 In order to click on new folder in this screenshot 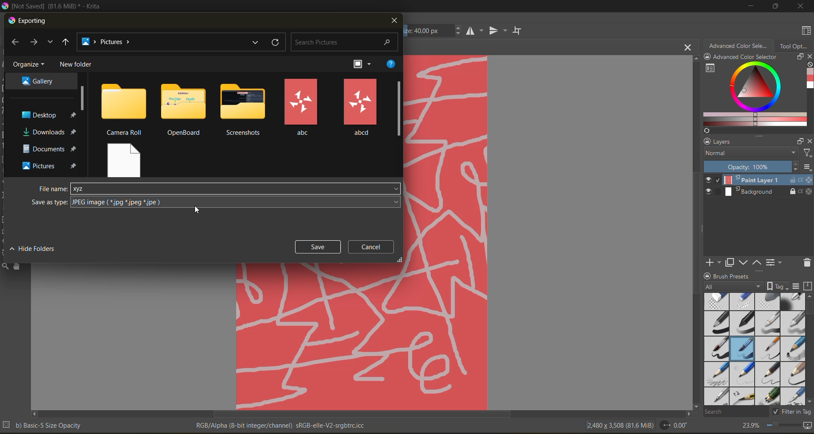, I will do `click(78, 64)`.